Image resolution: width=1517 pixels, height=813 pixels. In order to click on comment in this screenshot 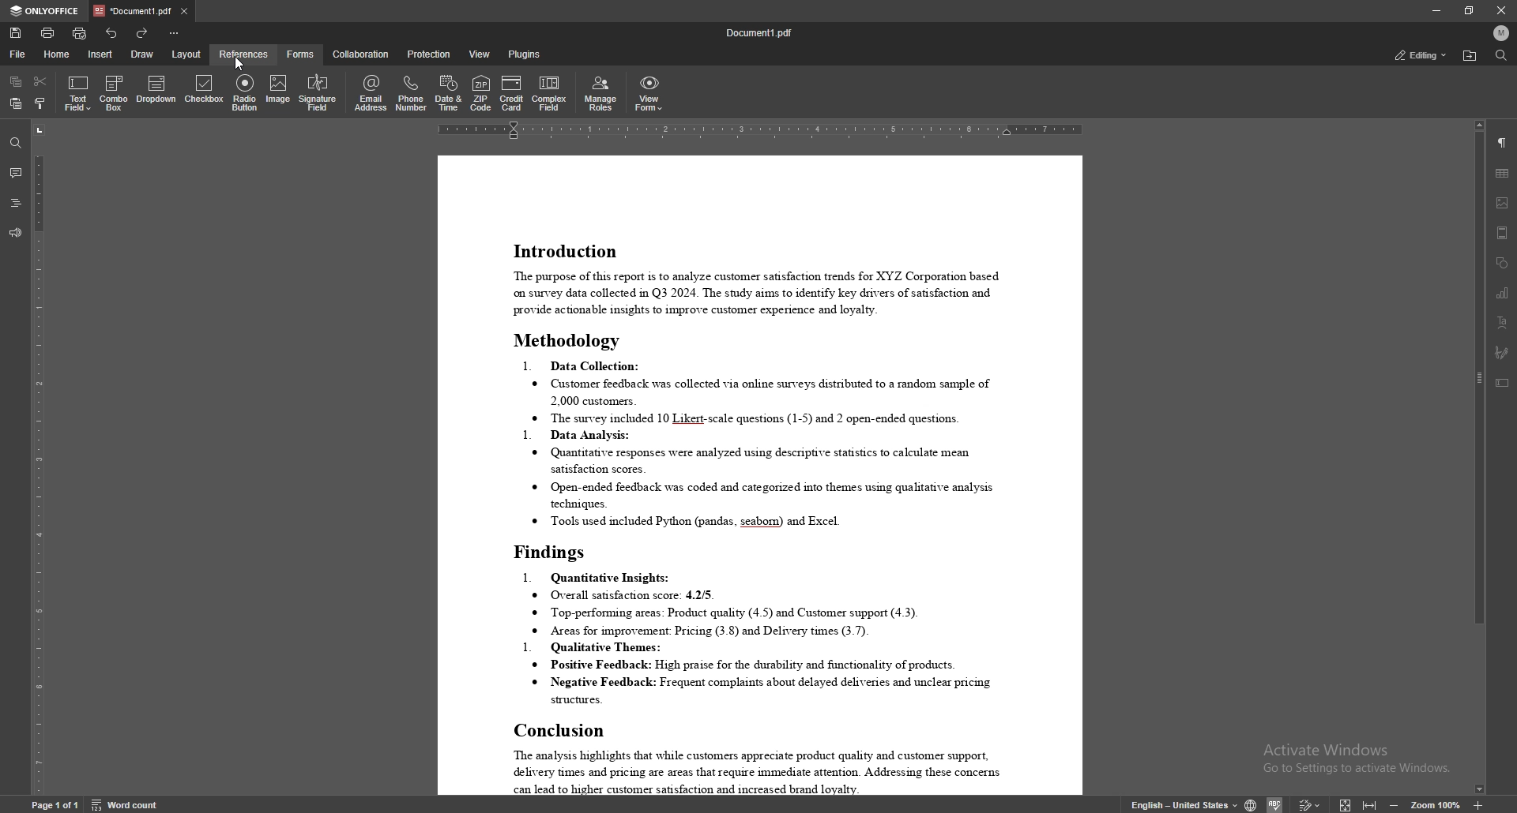, I will do `click(16, 173)`.